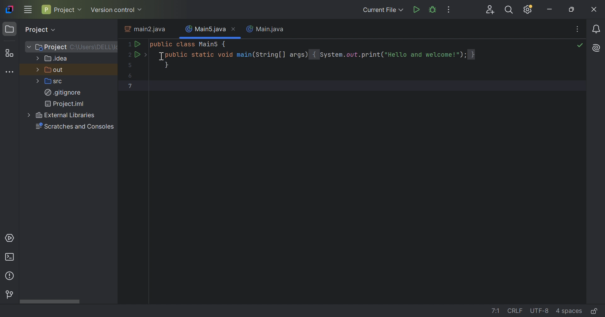 The height and width of the screenshot is (317, 605). I want to click on 7, so click(131, 88).